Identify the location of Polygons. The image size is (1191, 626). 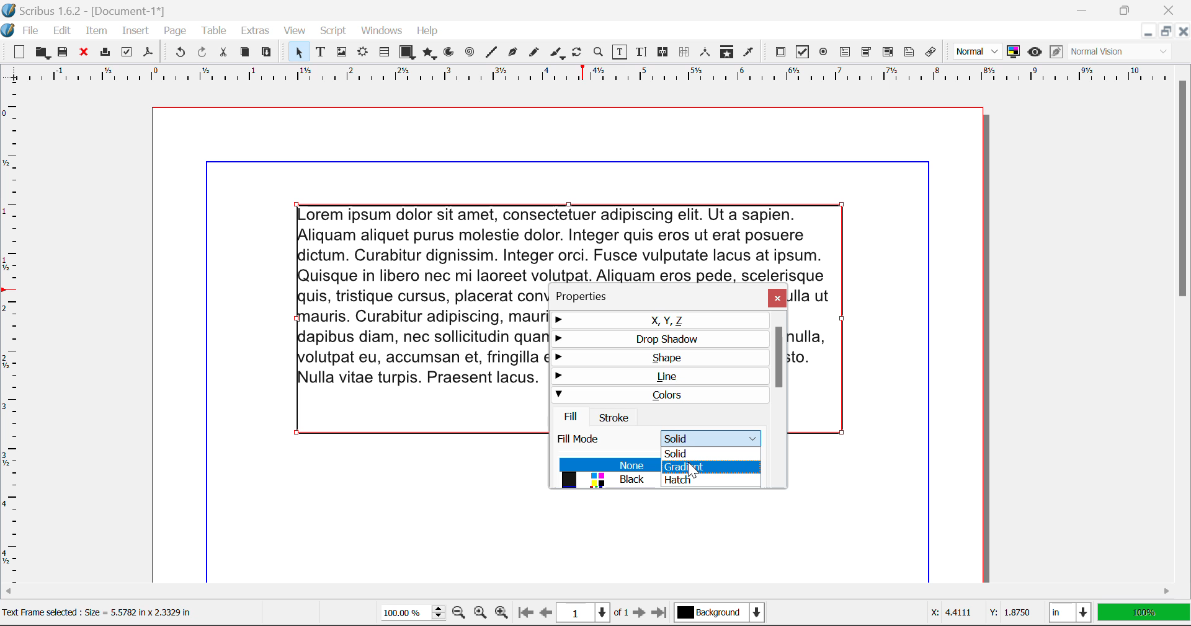
(429, 55).